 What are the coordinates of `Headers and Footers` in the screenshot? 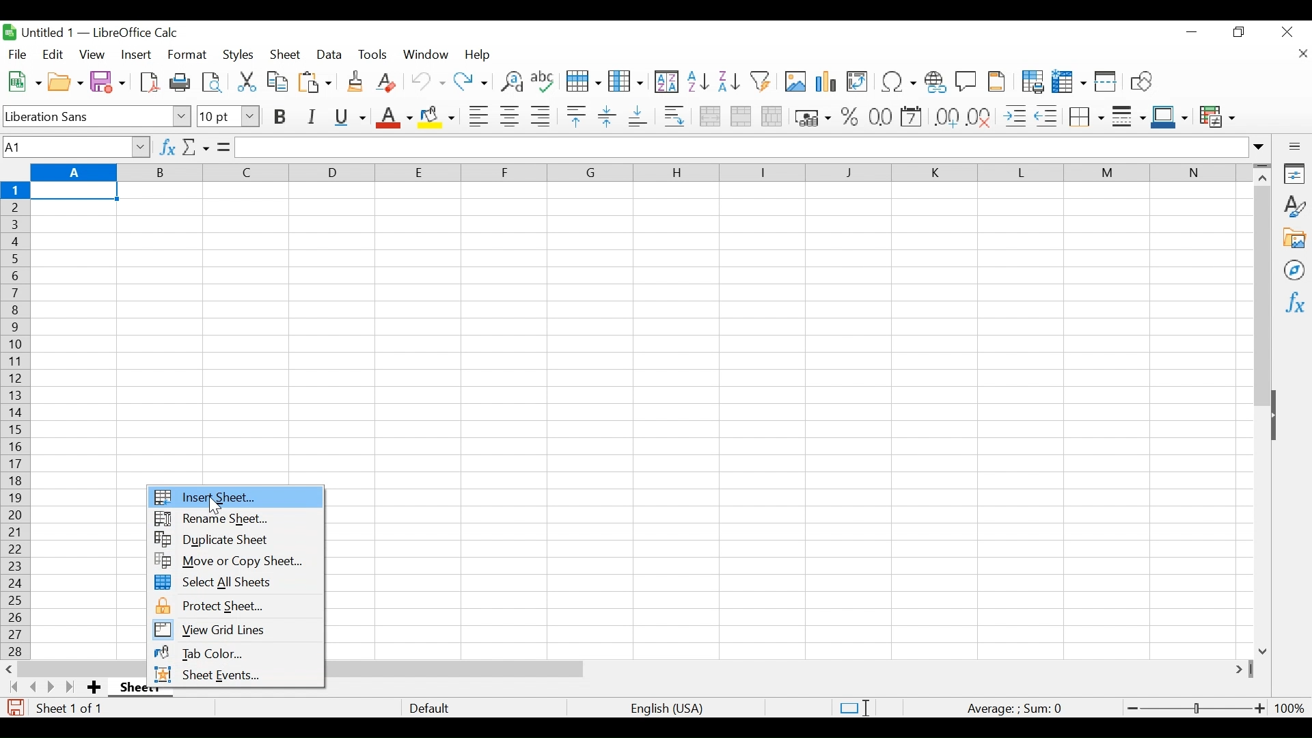 It's located at (998, 82).